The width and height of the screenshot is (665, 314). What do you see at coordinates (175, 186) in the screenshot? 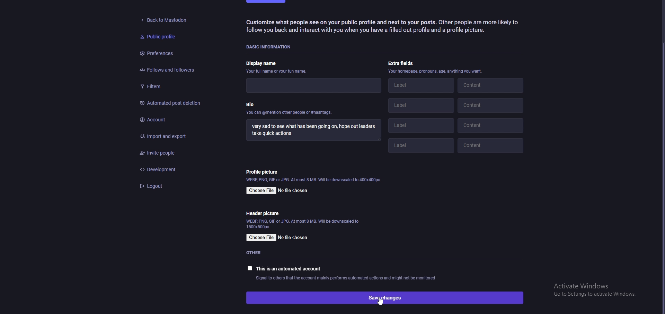
I see `logout` at bounding box center [175, 186].